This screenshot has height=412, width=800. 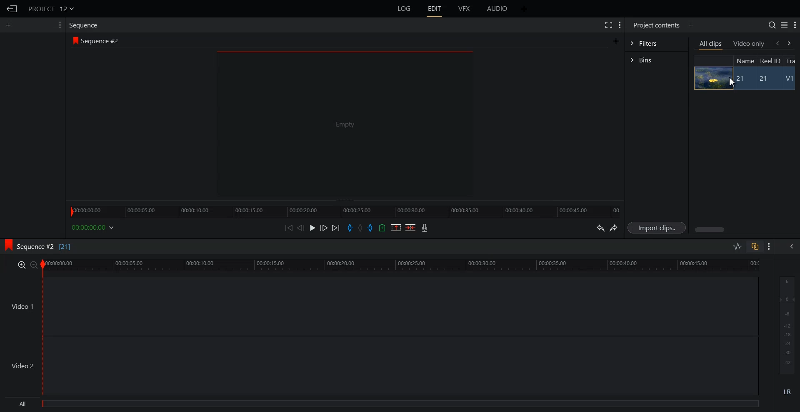 What do you see at coordinates (345, 209) in the screenshot?
I see `Timeline` at bounding box center [345, 209].